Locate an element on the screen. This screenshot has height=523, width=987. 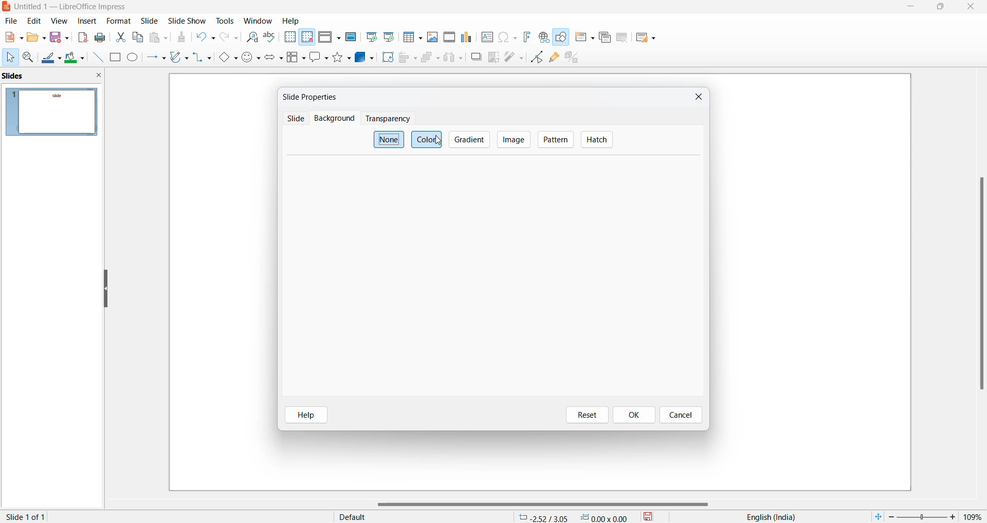
zoom and pan  is located at coordinates (29, 59).